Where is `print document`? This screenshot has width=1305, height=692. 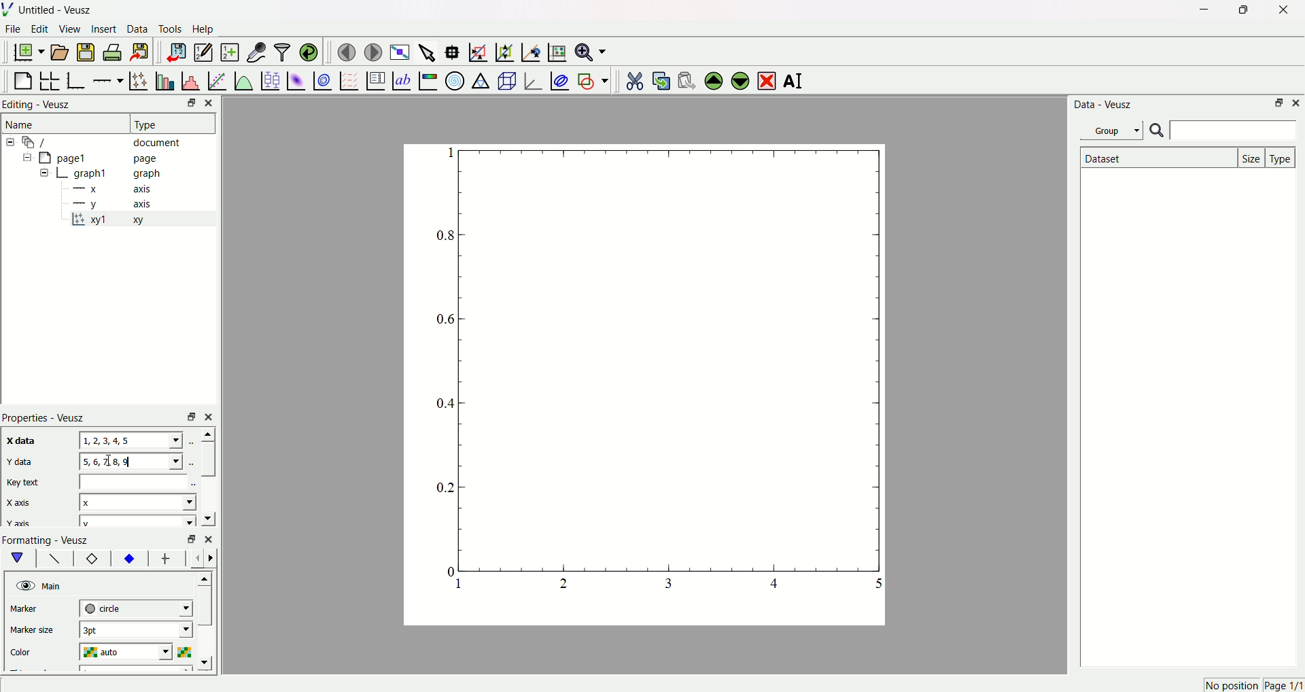
print document is located at coordinates (114, 54).